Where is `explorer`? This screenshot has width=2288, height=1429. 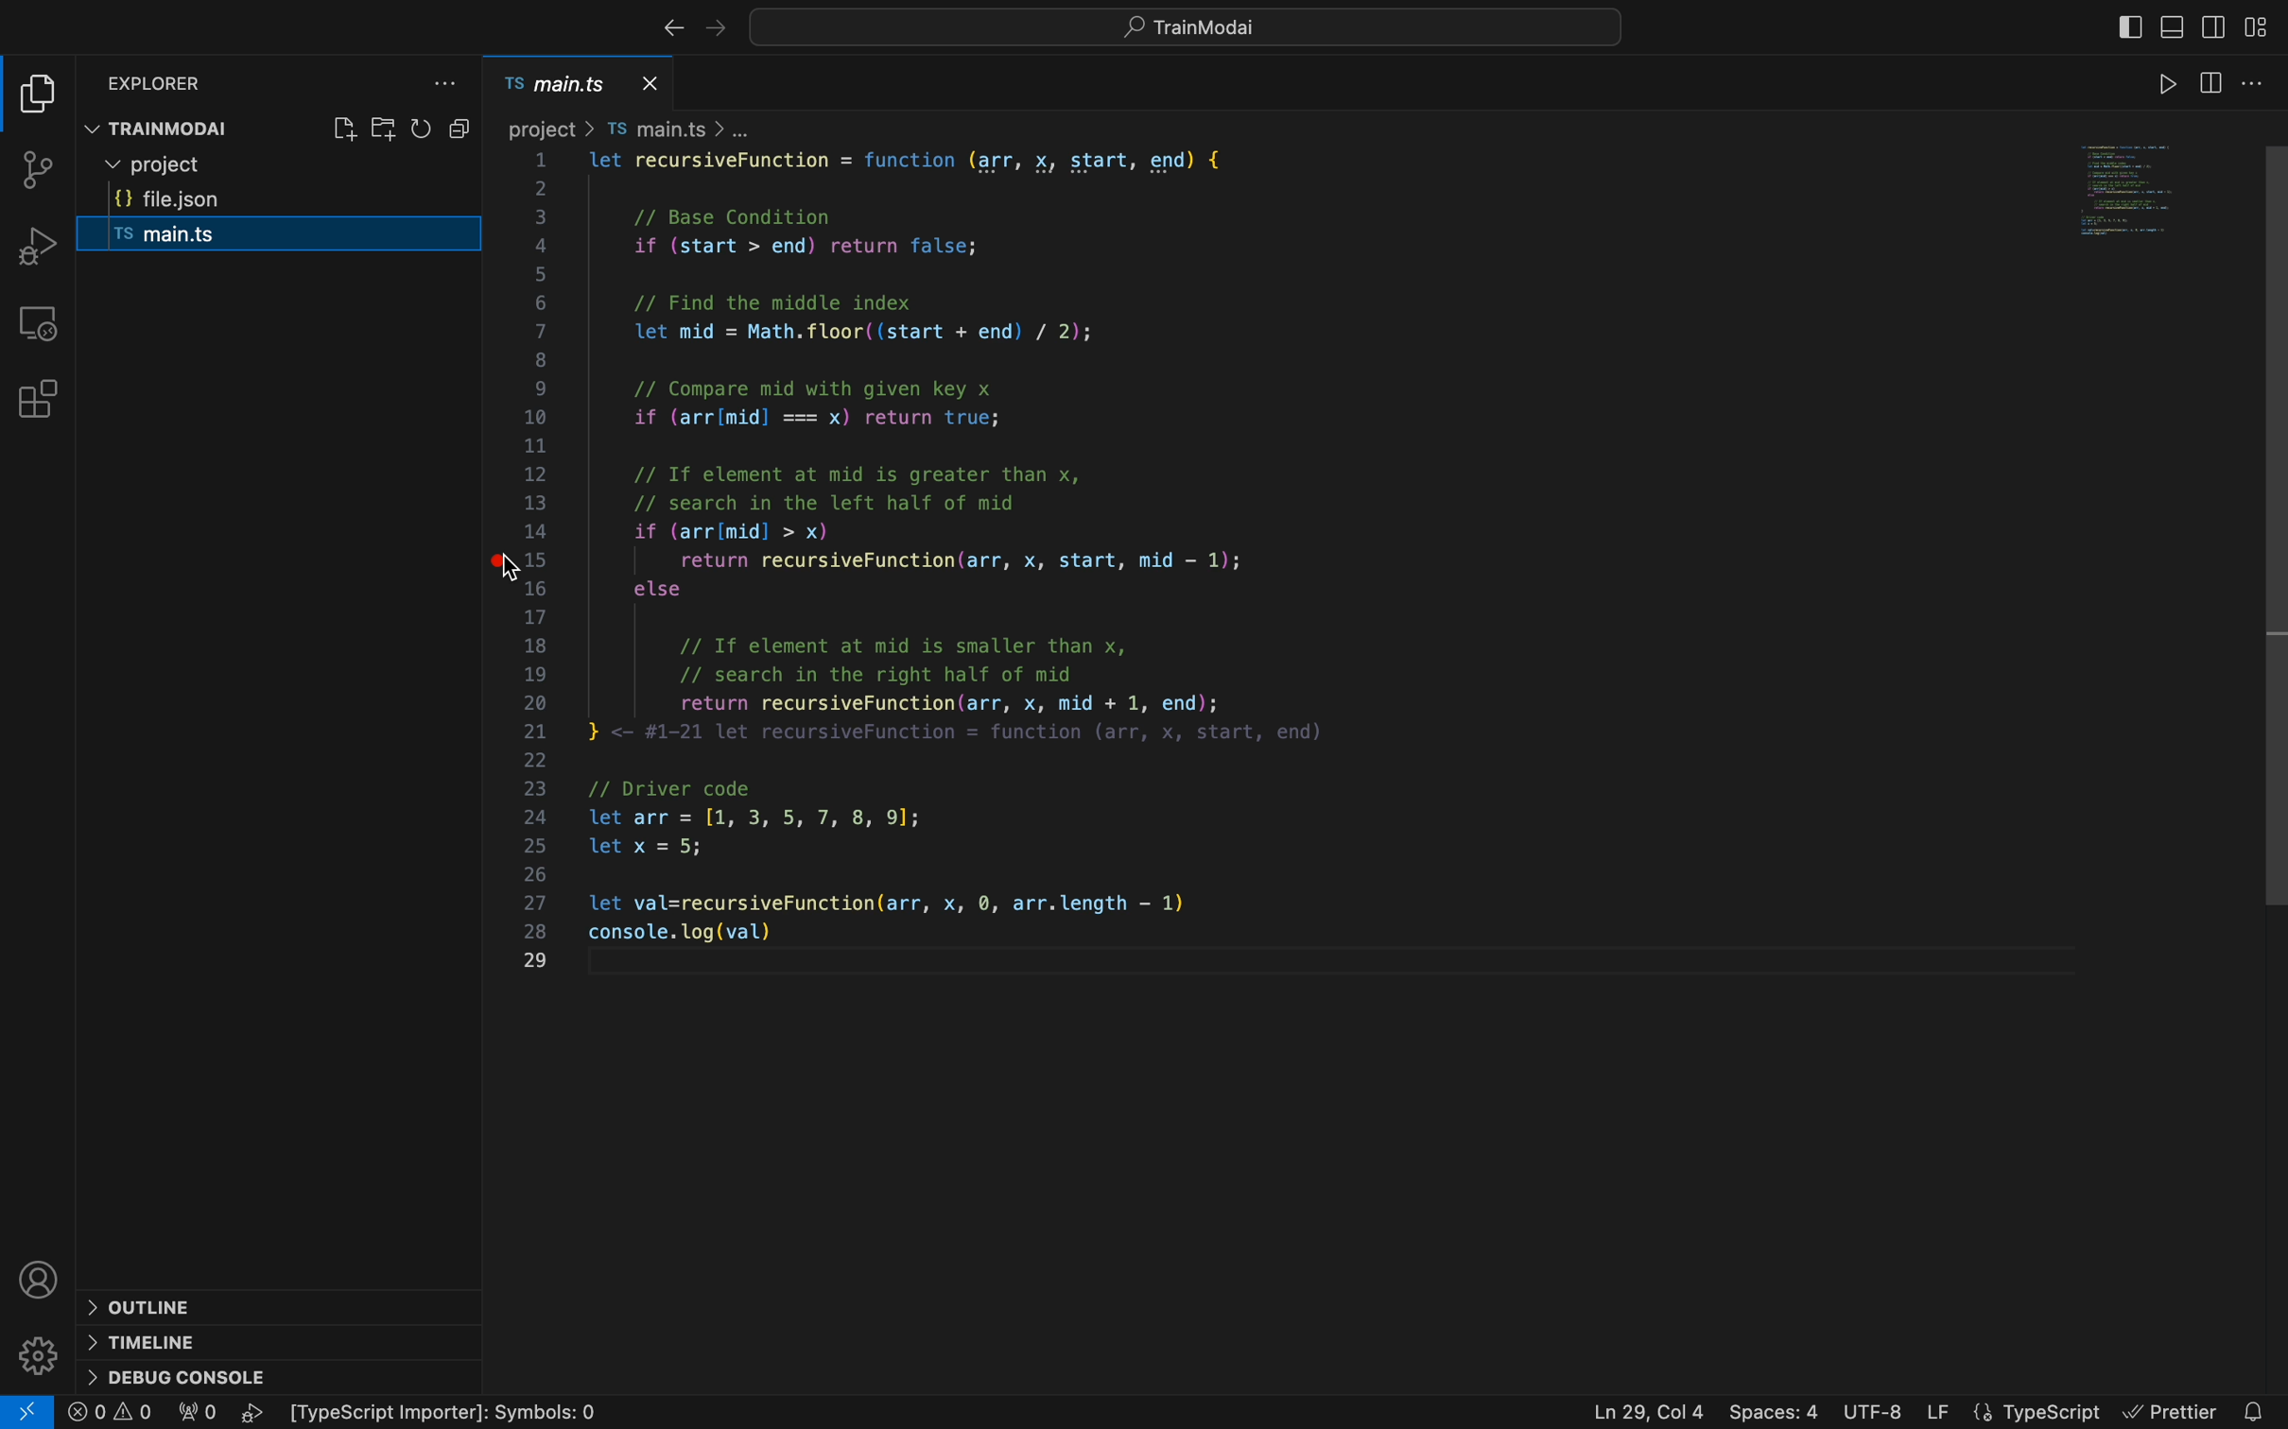 explorer is located at coordinates (171, 84).